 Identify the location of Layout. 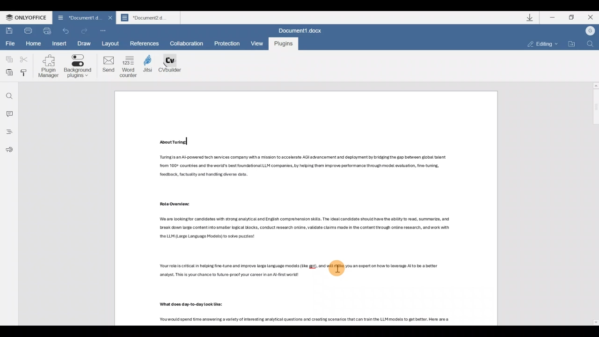
(113, 44).